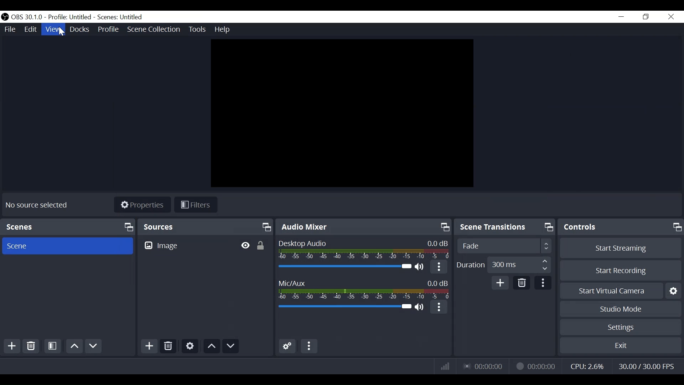  What do you see at coordinates (207, 227) in the screenshot?
I see `Sources` at bounding box center [207, 227].